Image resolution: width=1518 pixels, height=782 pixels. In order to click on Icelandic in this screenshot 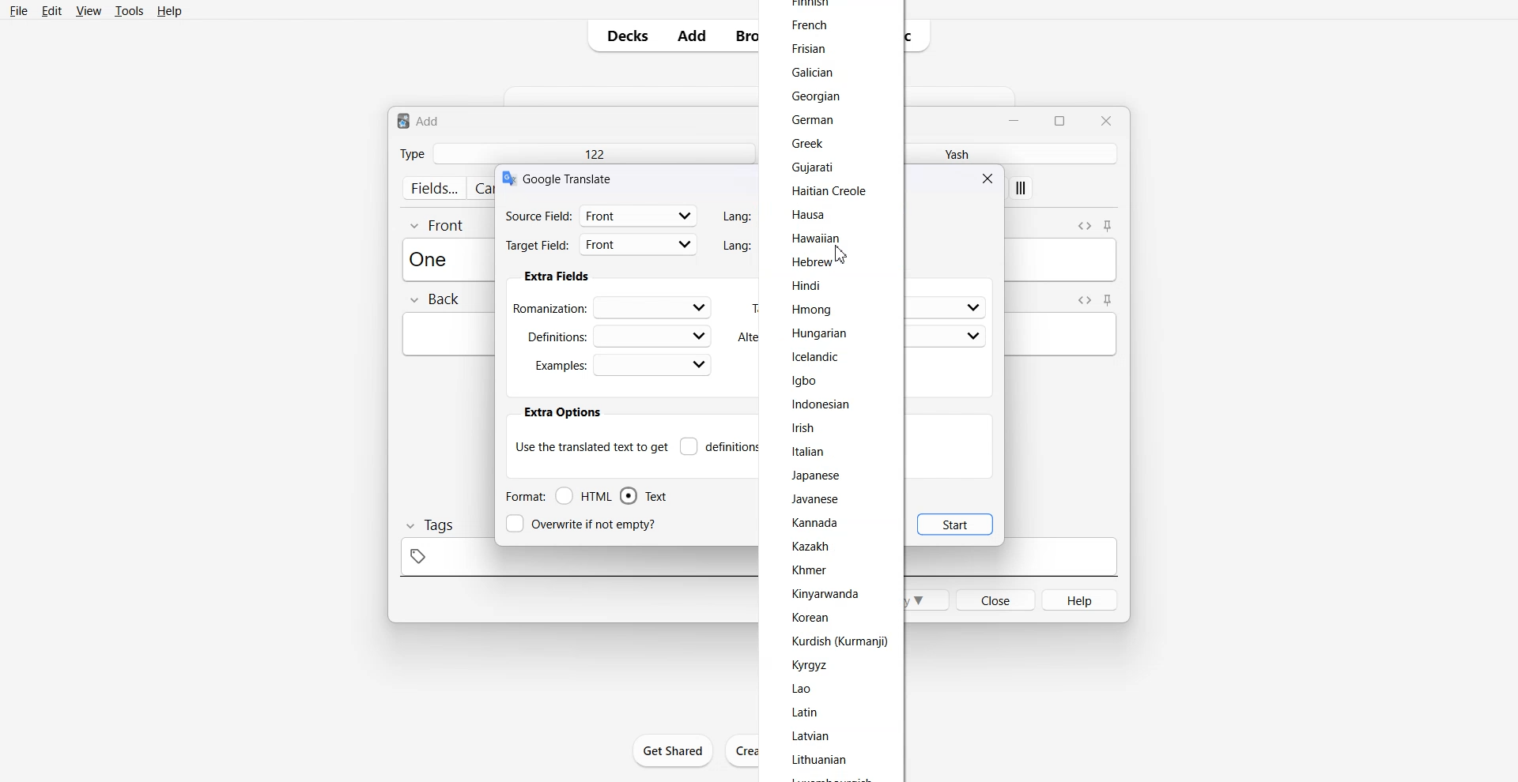, I will do `click(818, 358)`.